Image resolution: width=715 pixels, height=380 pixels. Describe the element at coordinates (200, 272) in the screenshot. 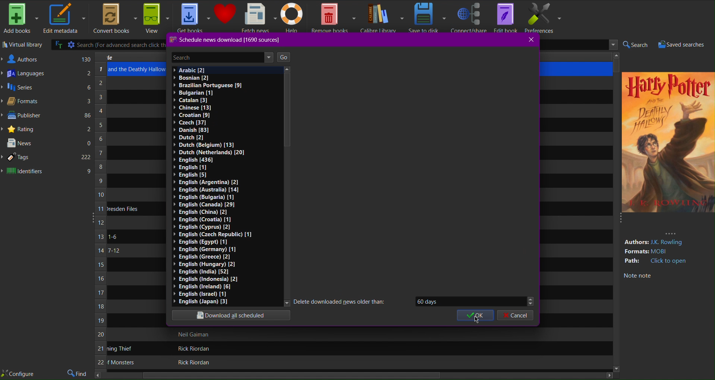

I see `English (India) [52]` at that location.